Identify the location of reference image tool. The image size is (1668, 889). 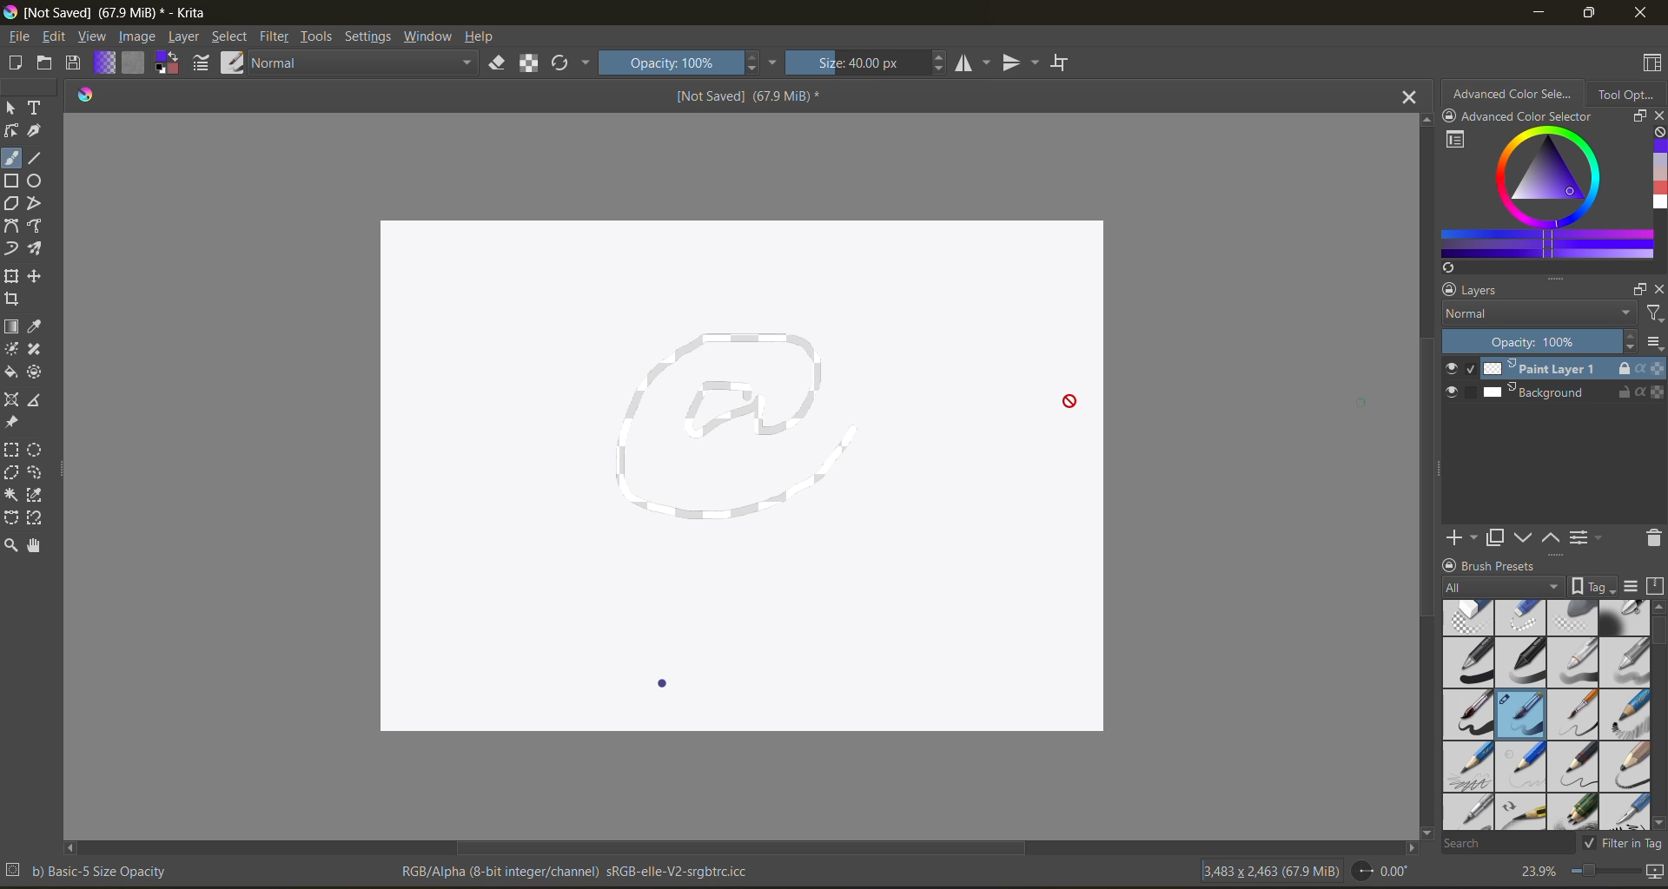
(11, 422).